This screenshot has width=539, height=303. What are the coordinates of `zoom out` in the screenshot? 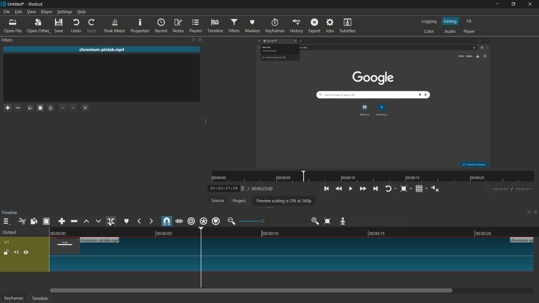 It's located at (231, 222).